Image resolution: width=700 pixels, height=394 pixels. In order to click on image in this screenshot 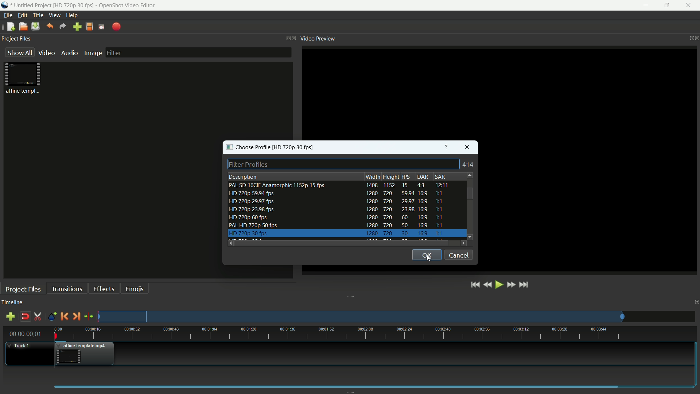, I will do `click(92, 53)`.